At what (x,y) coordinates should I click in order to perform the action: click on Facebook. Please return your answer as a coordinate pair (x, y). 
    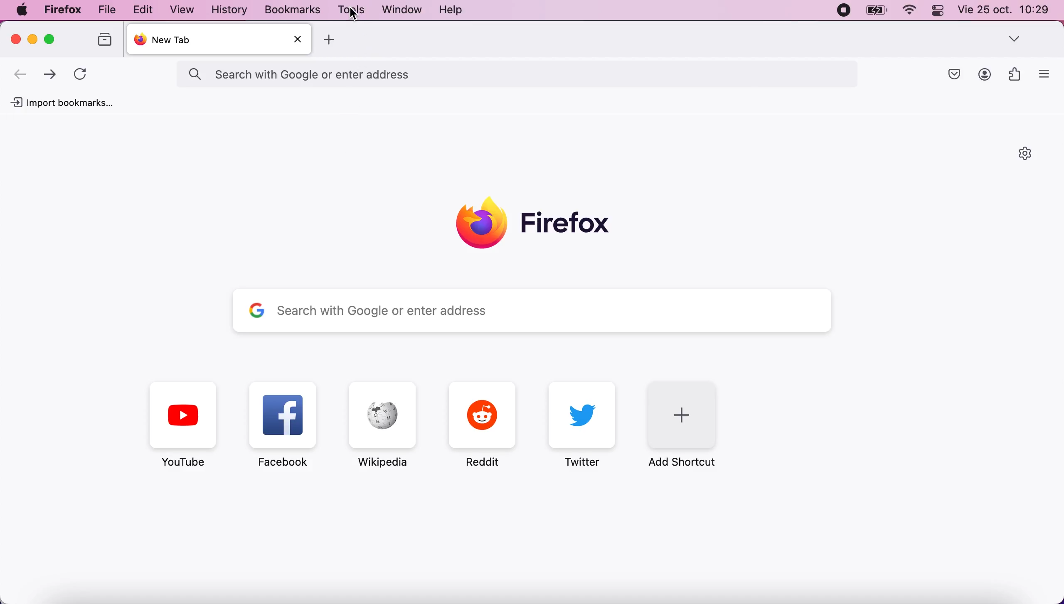
    Looking at the image, I should click on (284, 425).